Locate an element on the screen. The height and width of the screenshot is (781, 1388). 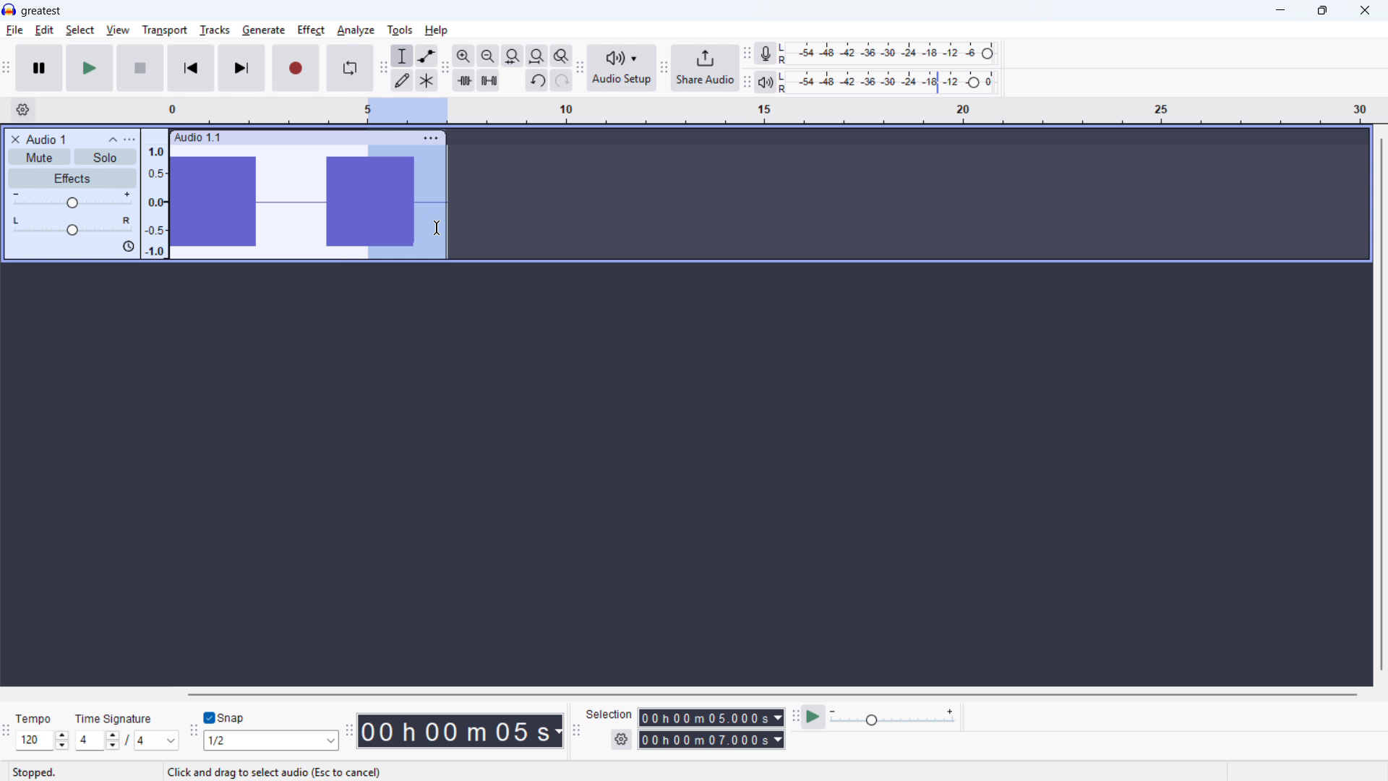
Greatest  is located at coordinates (40, 12).